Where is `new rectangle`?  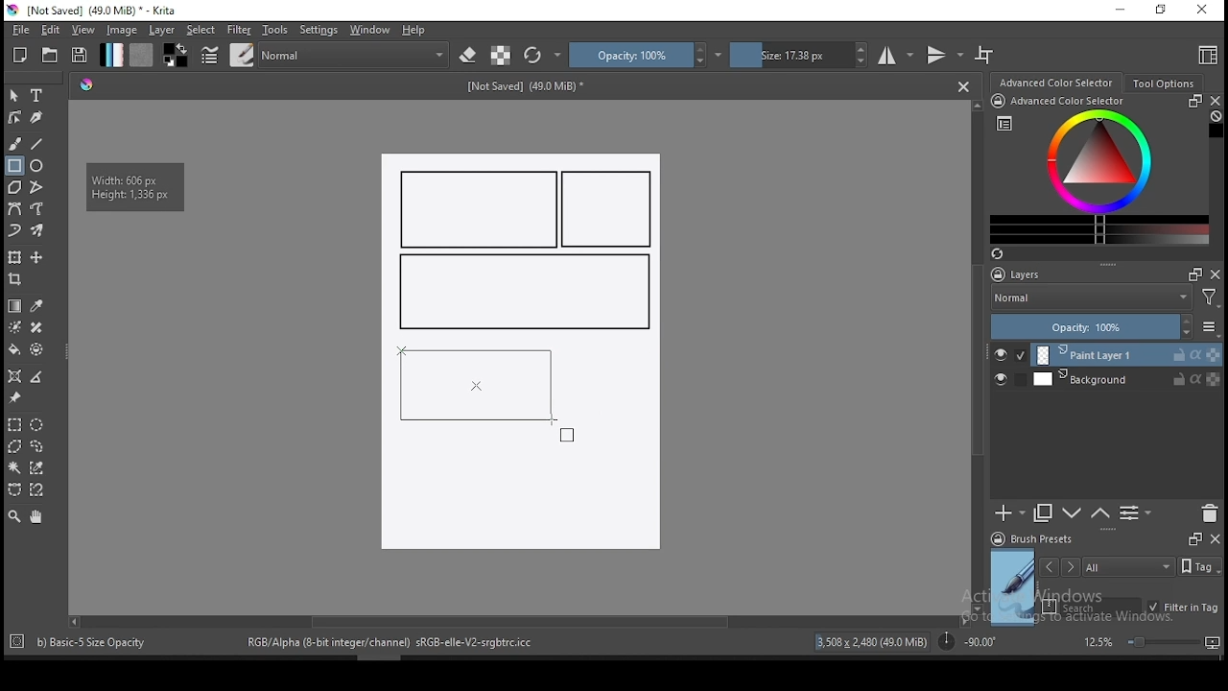
new rectangle is located at coordinates (480, 209).